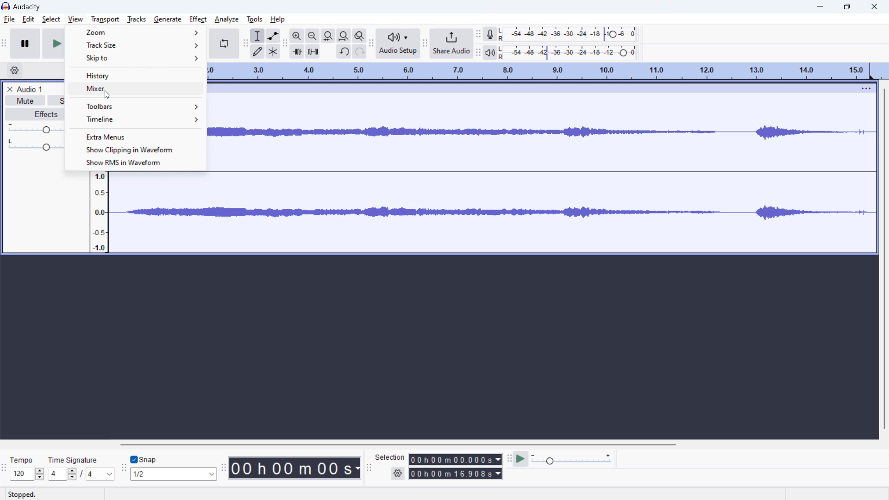 This screenshot has height=500, width=889. Describe the element at coordinates (136, 44) in the screenshot. I see `track size` at that location.